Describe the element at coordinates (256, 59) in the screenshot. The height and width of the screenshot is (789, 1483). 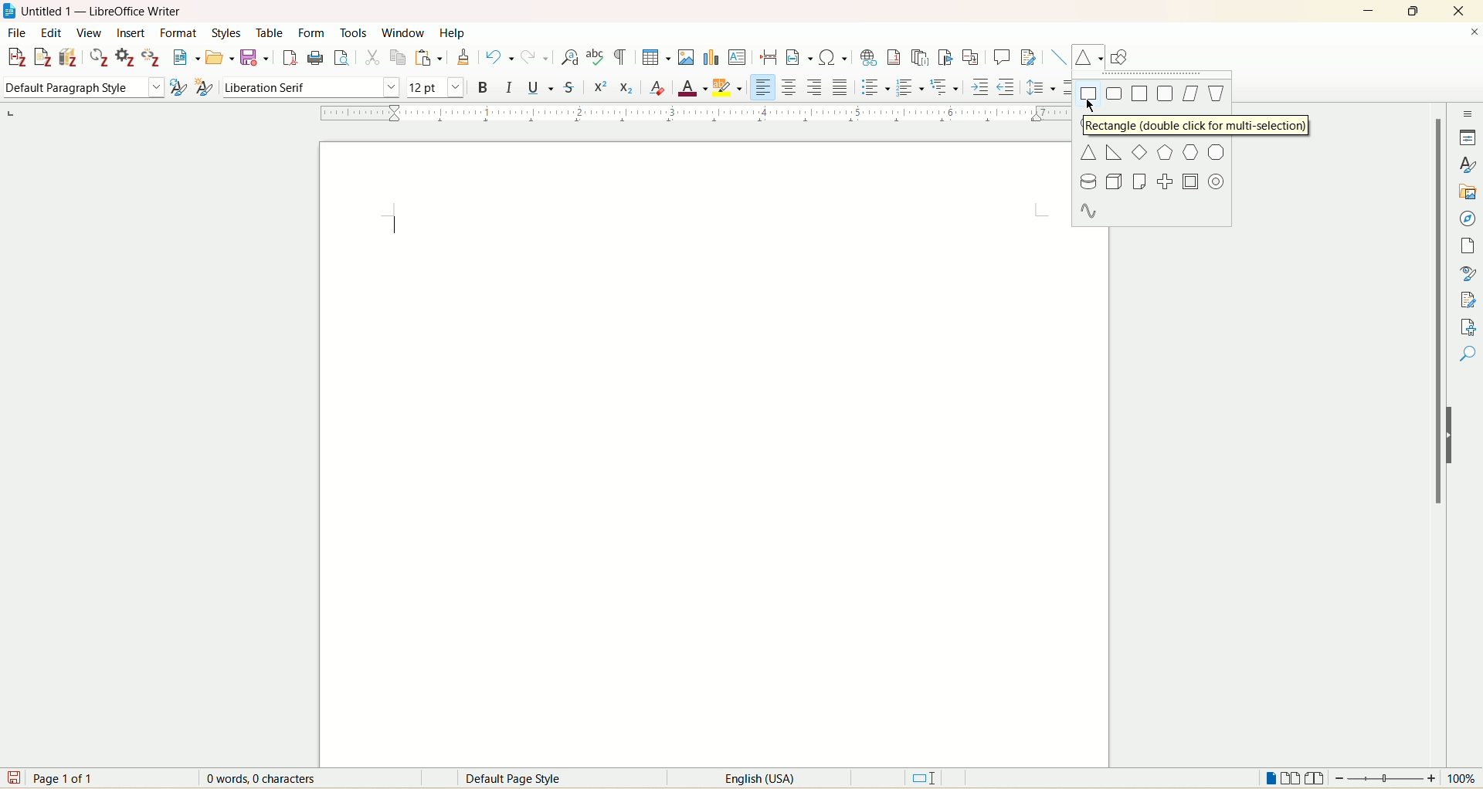
I see `save` at that location.